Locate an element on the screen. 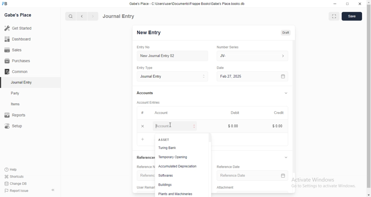  Search is located at coordinates (69, 16).